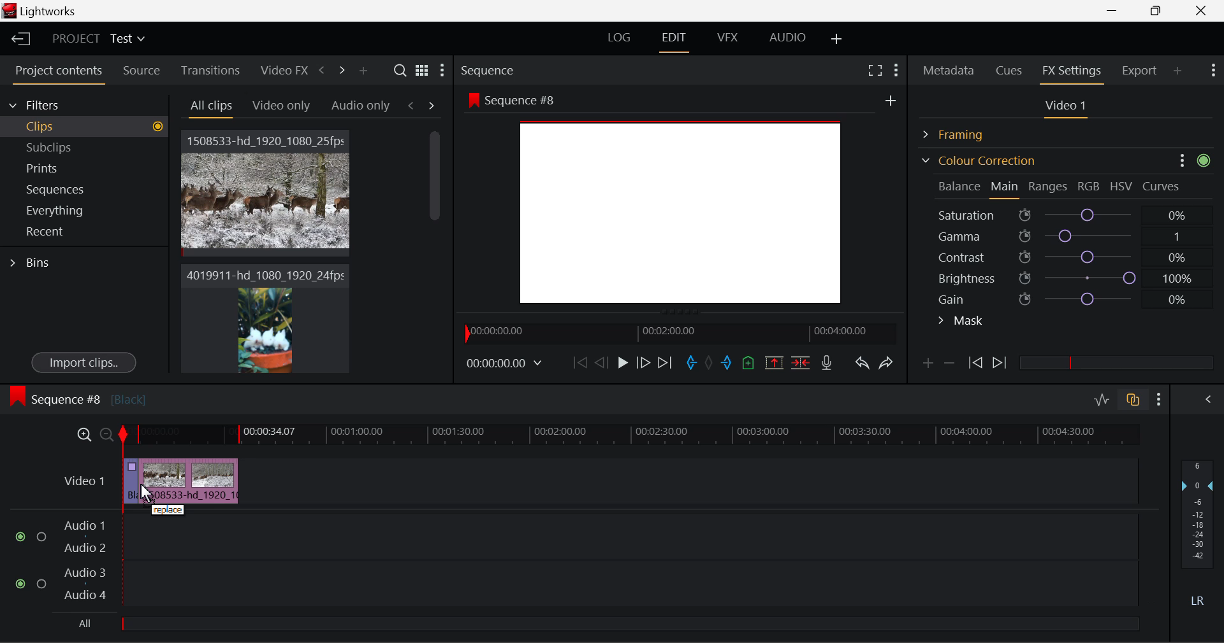  What do you see at coordinates (1116, 11) in the screenshot?
I see `Restore Down` at bounding box center [1116, 11].